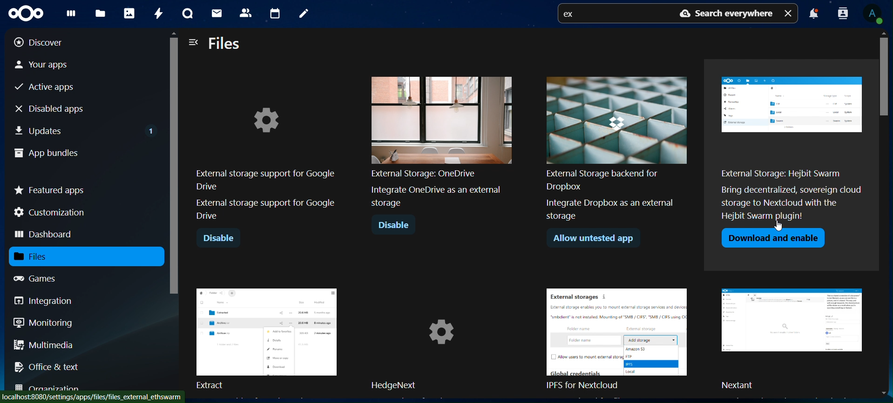 The width and height of the screenshot is (893, 403). What do you see at coordinates (58, 108) in the screenshot?
I see `disabled apps` at bounding box center [58, 108].